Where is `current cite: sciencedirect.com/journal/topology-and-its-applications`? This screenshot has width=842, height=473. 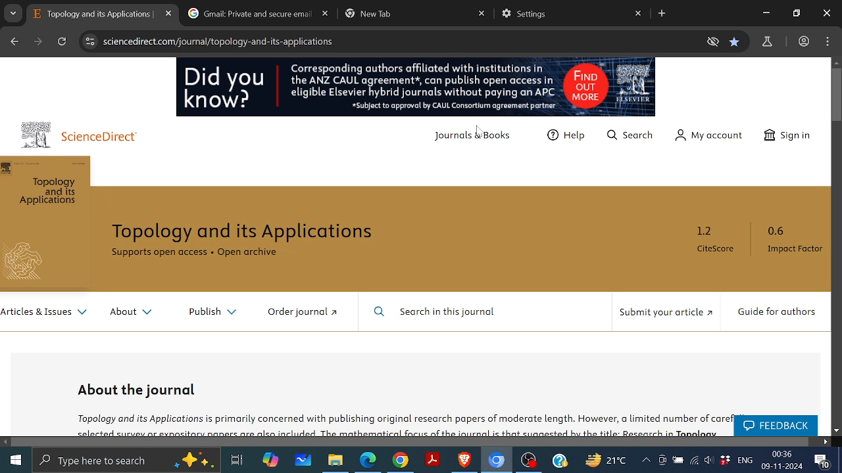
current cite: sciencedirect.com/journal/topology-and-its-applications is located at coordinates (217, 41).